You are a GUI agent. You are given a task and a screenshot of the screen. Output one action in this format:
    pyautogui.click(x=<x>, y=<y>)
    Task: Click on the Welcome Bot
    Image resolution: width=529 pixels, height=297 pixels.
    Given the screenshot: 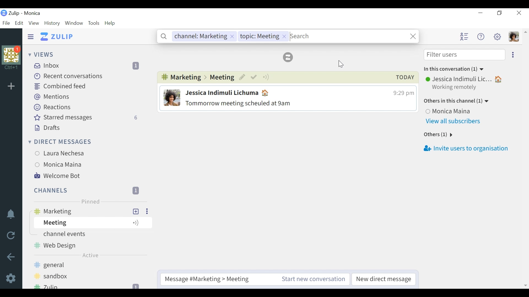 What is the action you would take?
    pyautogui.click(x=58, y=176)
    